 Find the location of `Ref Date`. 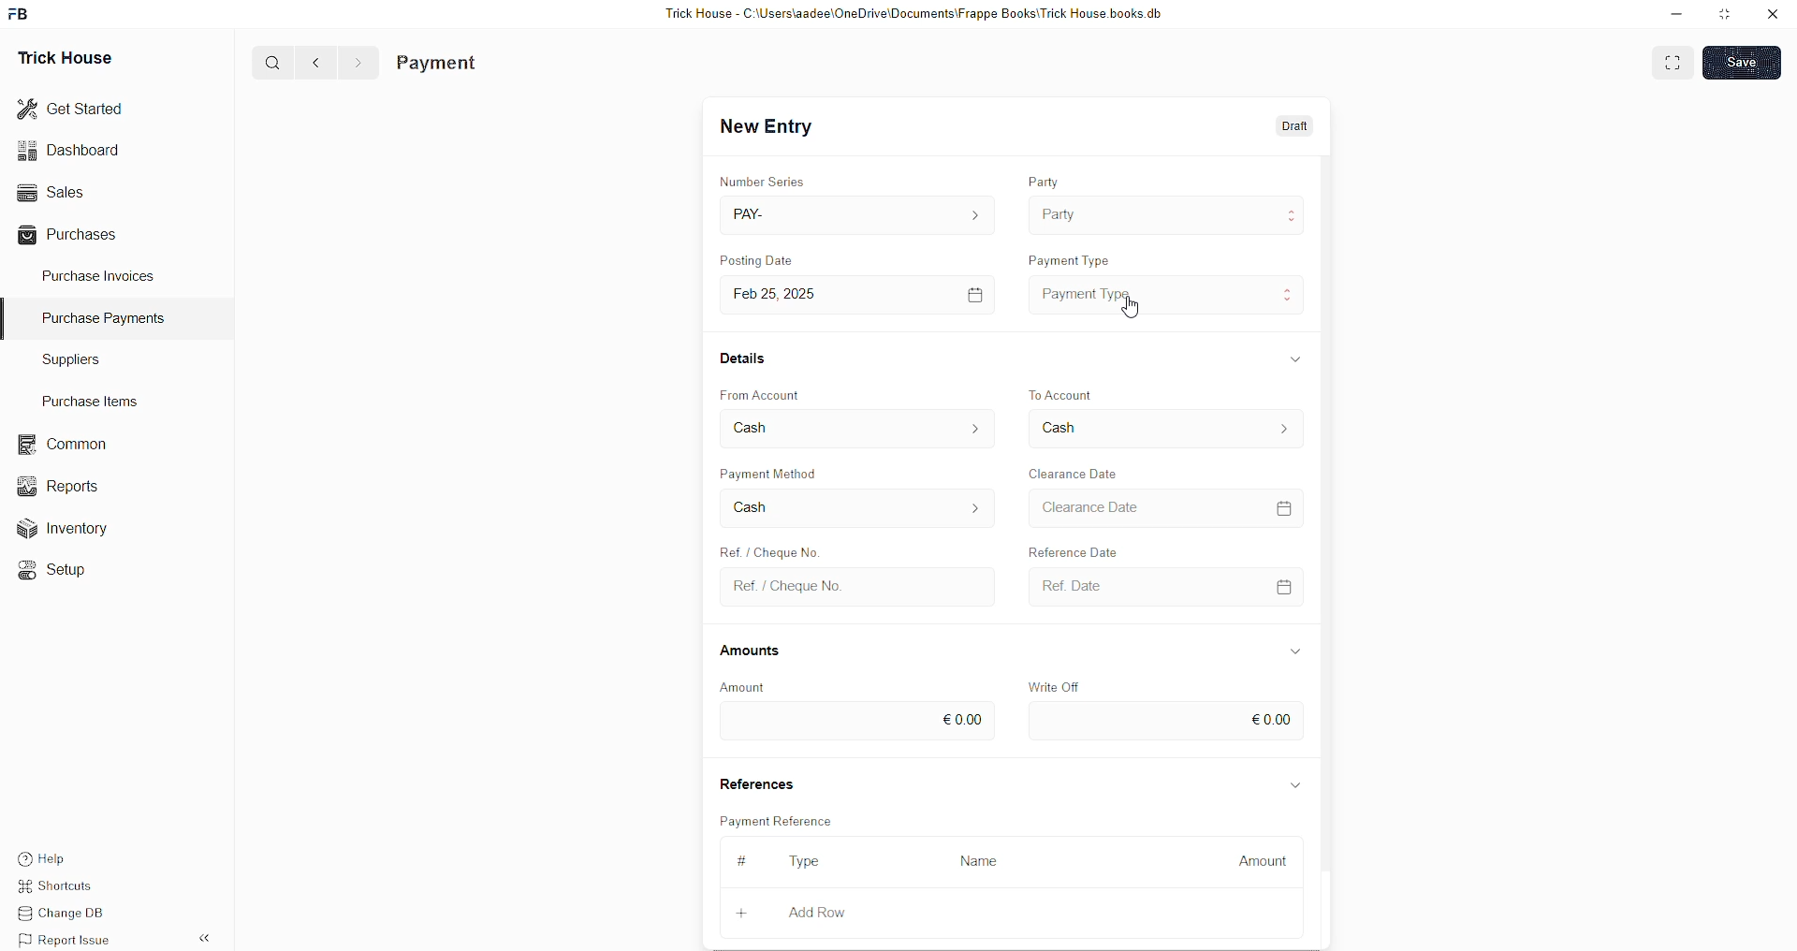

Ref Date is located at coordinates (1064, 585).